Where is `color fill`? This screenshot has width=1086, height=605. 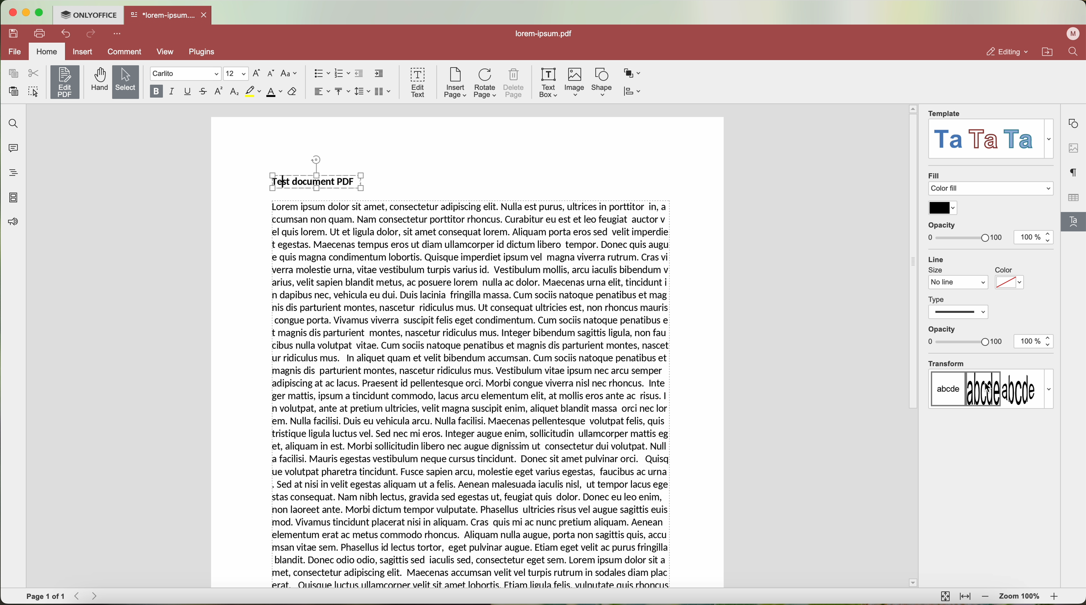
color fill is located at coordinates (993, 189).